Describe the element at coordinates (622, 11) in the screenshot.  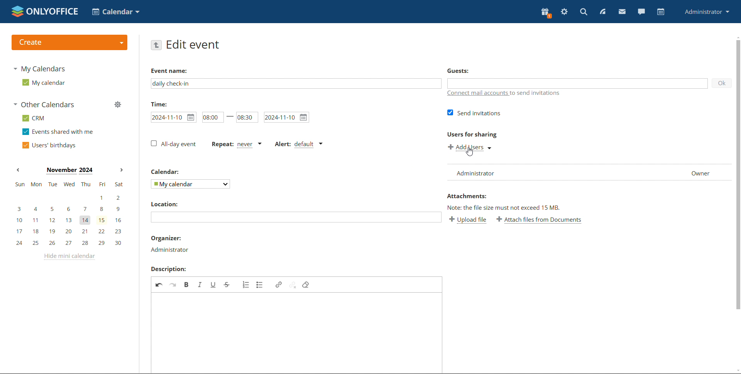
I see `mail` at that location.